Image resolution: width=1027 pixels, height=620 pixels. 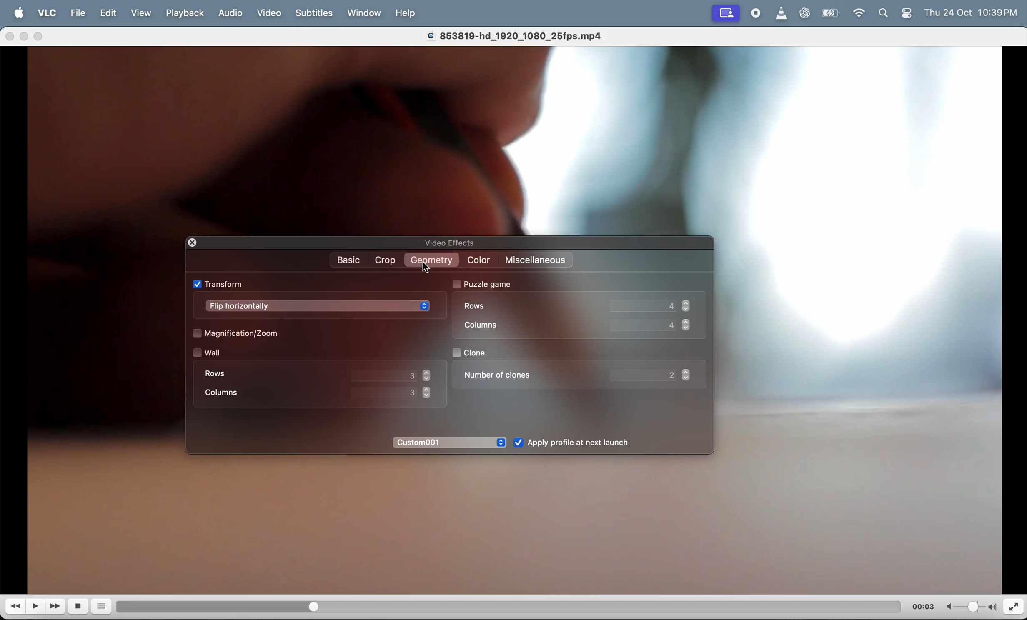 I want to click on video, so click(x=269, y=11).